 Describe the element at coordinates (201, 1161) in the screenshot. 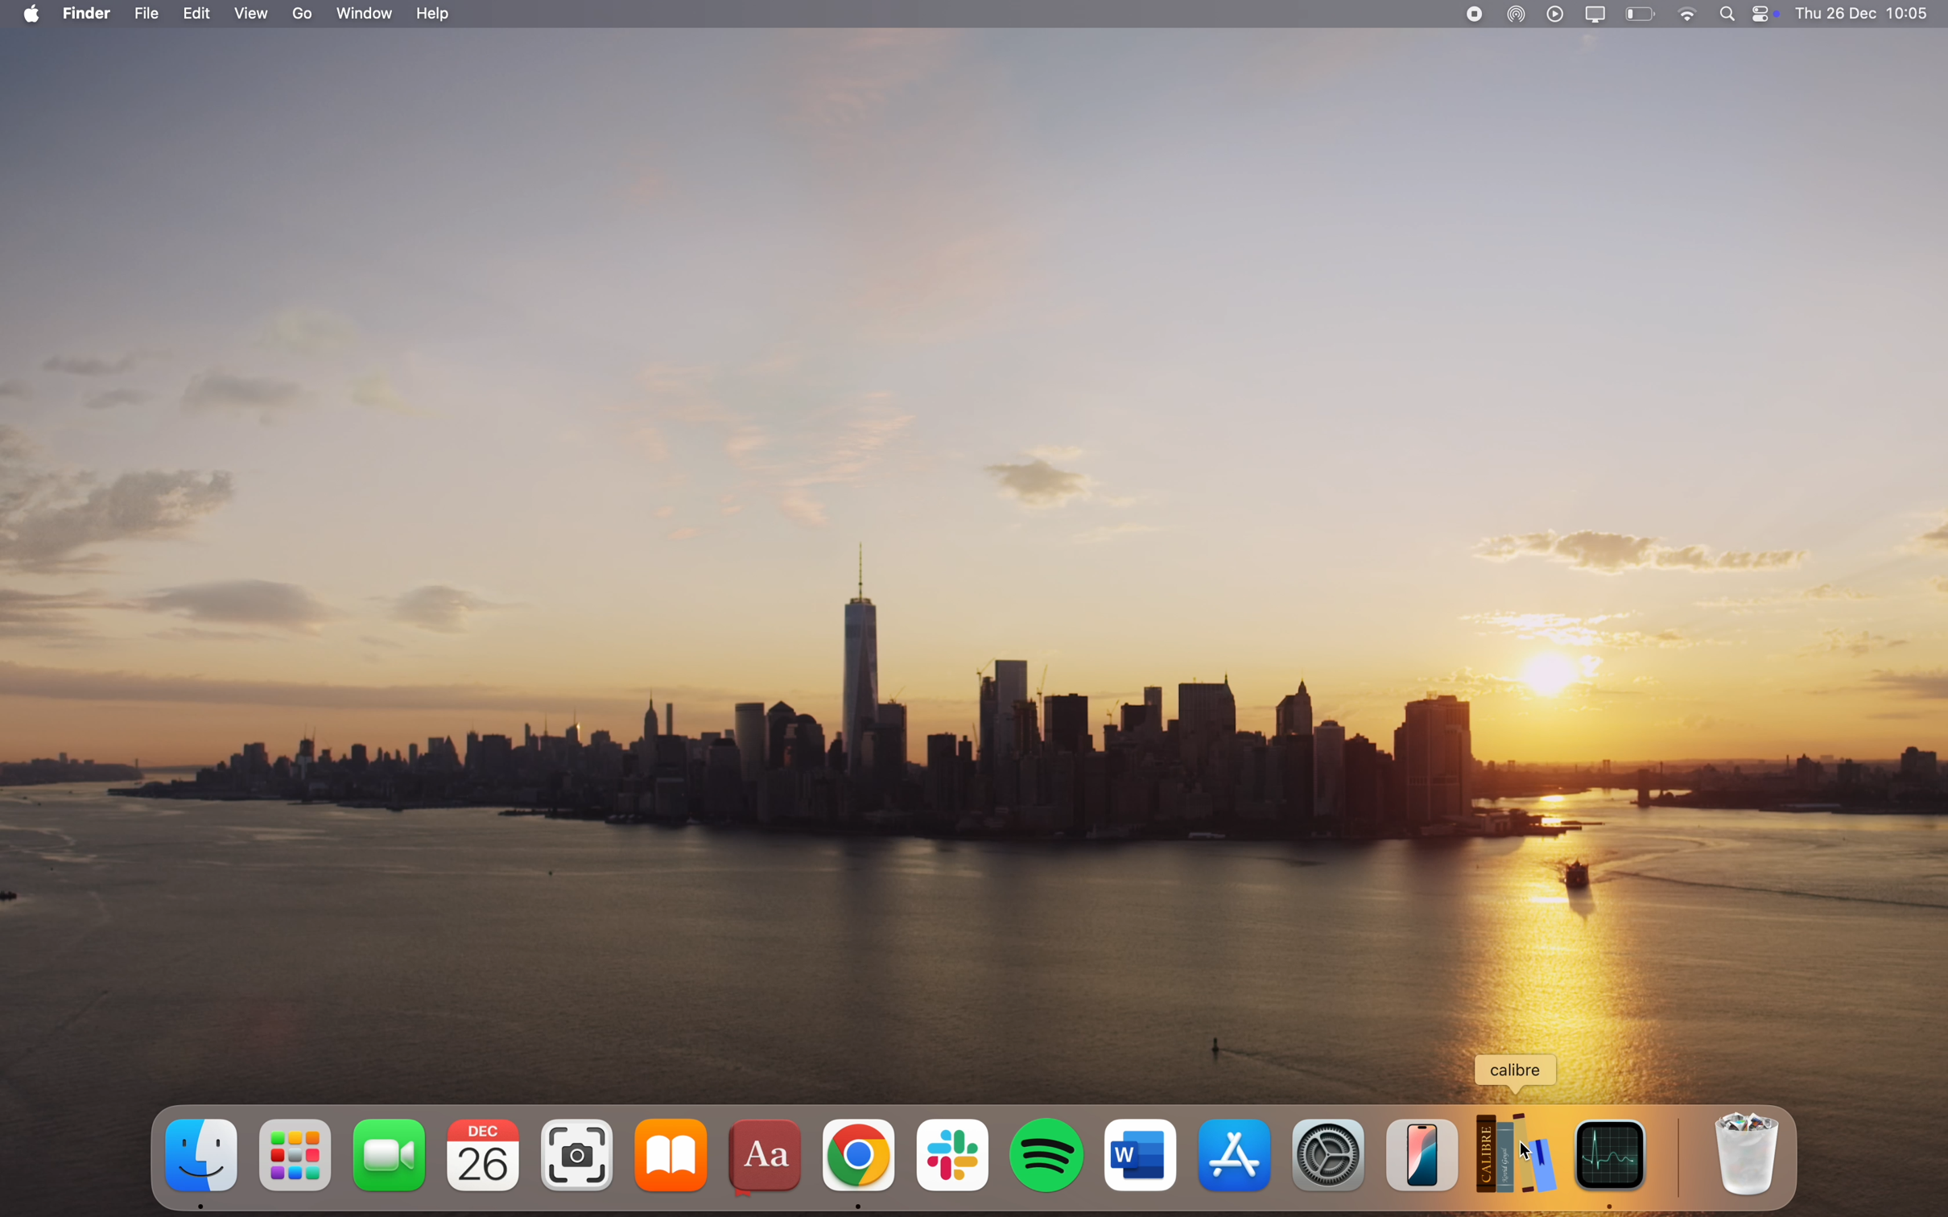

I see `Finder` at that location.